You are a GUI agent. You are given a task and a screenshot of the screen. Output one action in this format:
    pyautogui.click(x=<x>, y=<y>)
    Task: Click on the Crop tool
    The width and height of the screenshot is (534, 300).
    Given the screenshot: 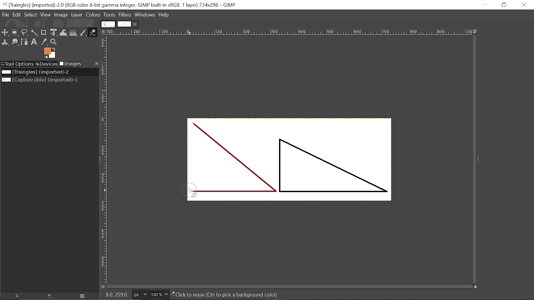 What is the action you would take?
    pyautogui.click(x=43, y=32)
    